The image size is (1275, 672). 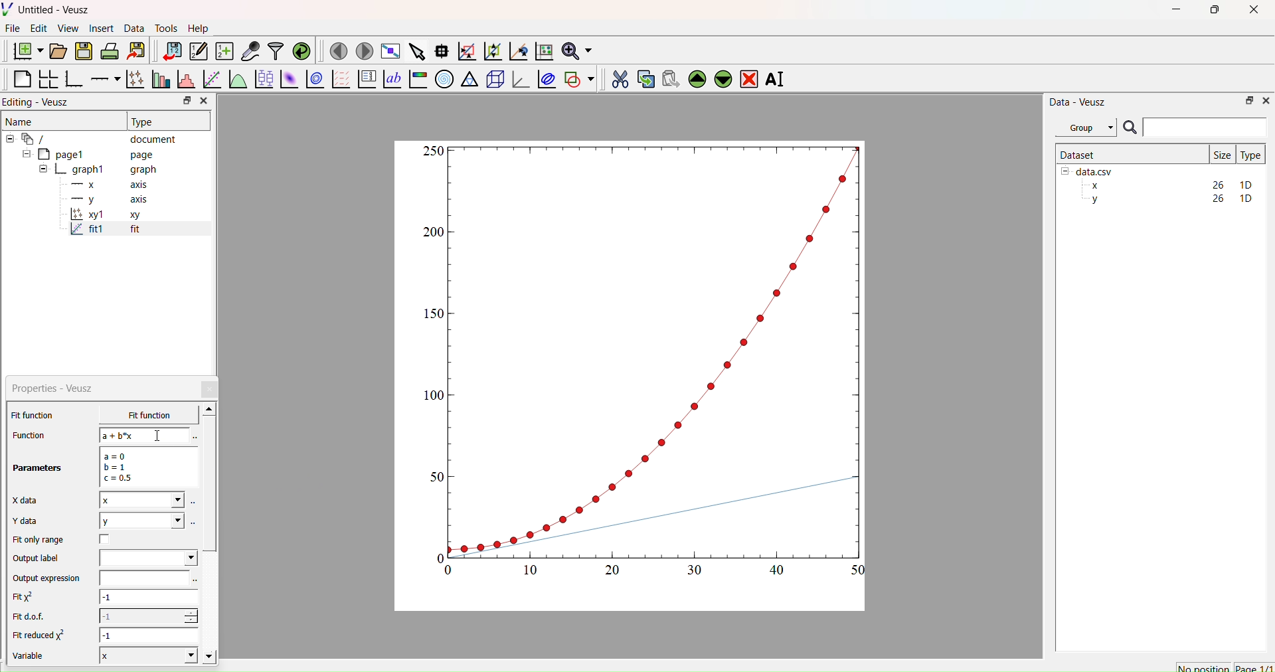 What do you see at coordinates (1176, 13) in the screenshot?
I see `Minimize` at bounding box center [1176, 13].